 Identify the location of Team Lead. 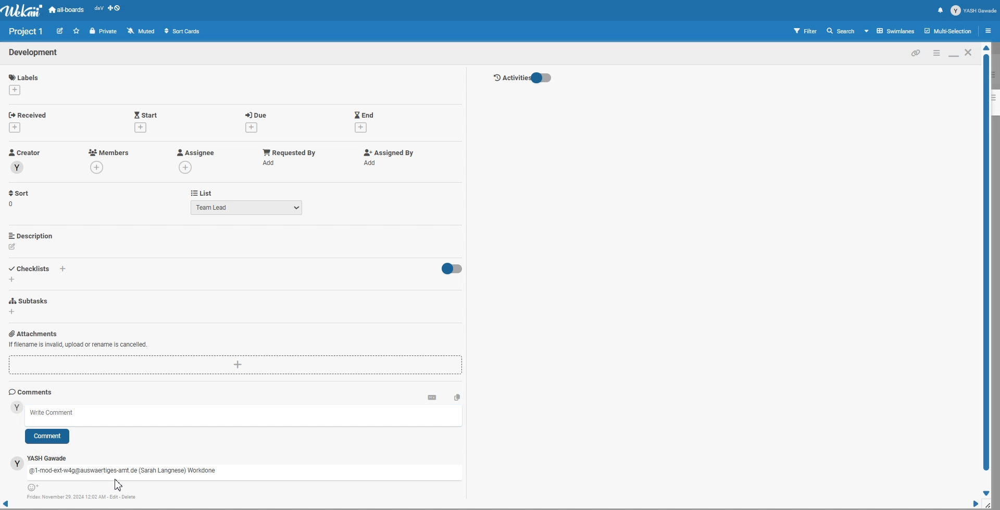
(247, 207).